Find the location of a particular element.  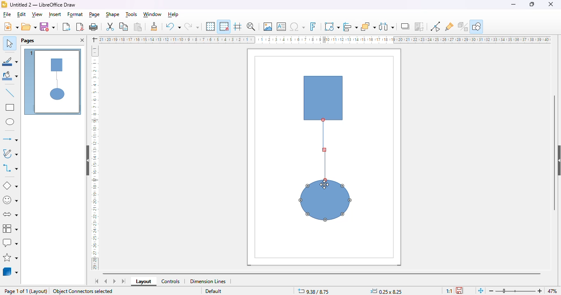

show gluepoint functions is located at coordinates (435, 27).